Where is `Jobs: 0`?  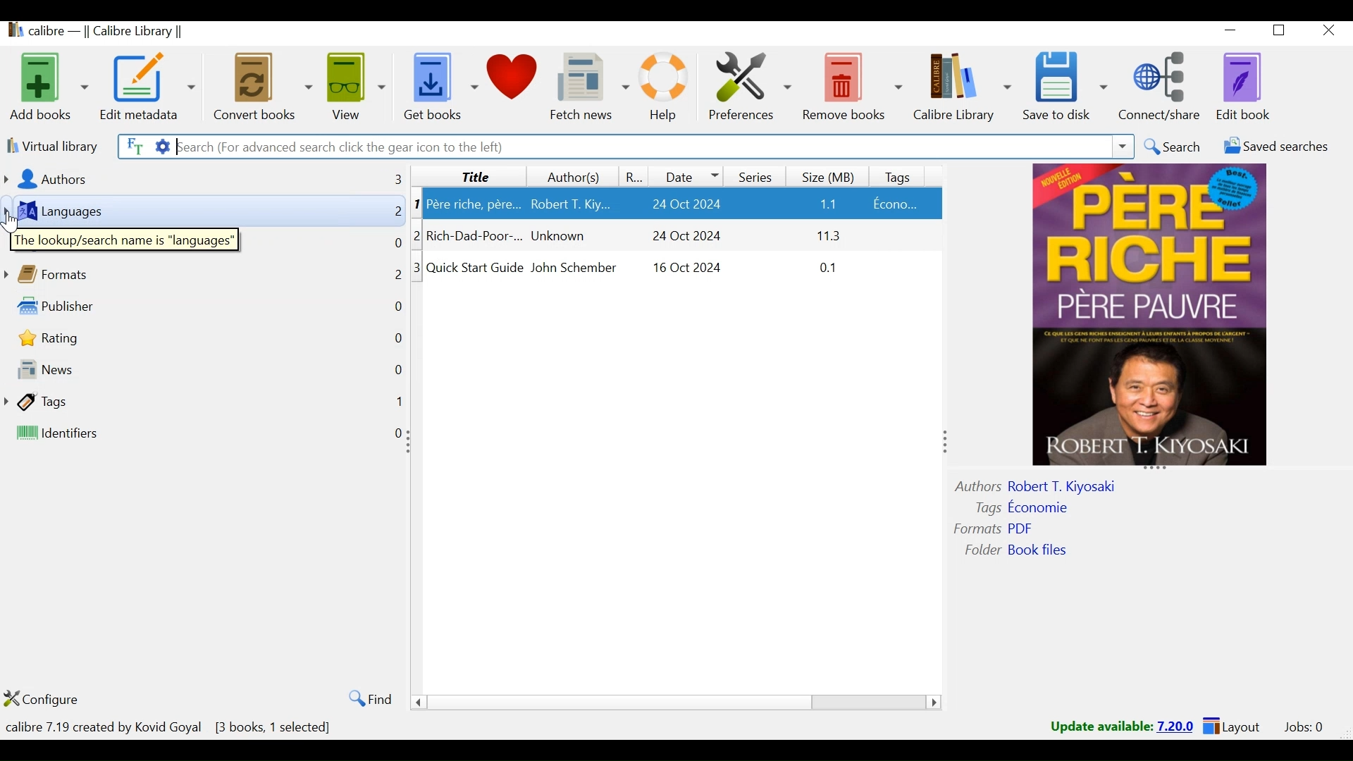
Jobs: 0 is located at coordinates (1301, 727).